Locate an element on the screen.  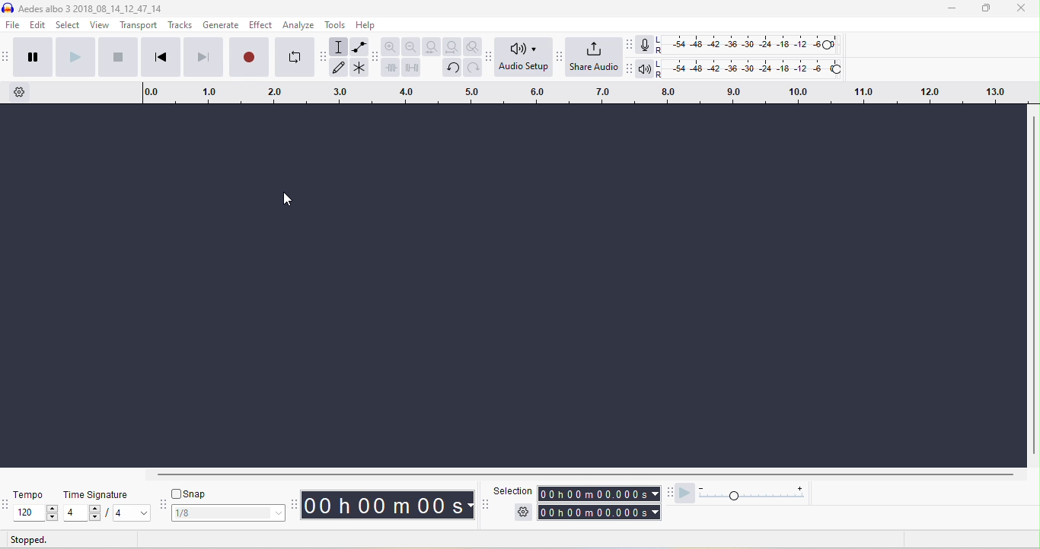
tempo is located at coordinates (30, 496).